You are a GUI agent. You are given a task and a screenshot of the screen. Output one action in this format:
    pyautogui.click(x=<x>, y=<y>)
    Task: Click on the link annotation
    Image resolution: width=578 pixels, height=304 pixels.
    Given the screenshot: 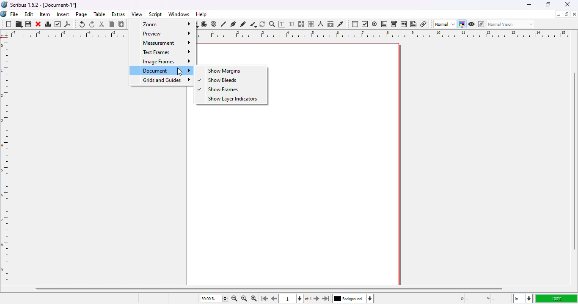 What is the action you would take?
    pyautogui.click(x=424, y=24)
    